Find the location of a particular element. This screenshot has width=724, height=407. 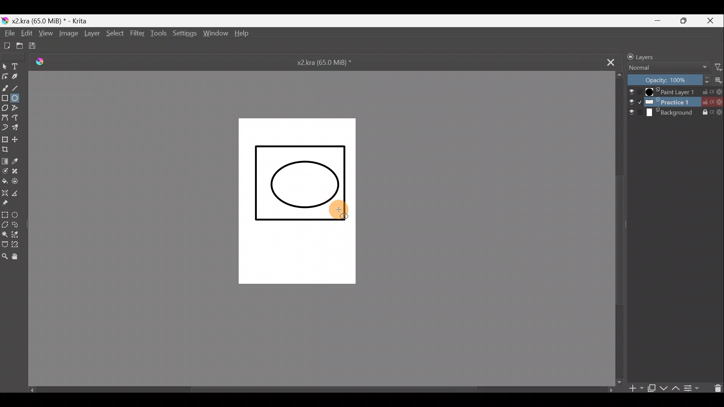

Fill a contiguous area of colour with colour/fill a selection is located at coordinates (5, 181).